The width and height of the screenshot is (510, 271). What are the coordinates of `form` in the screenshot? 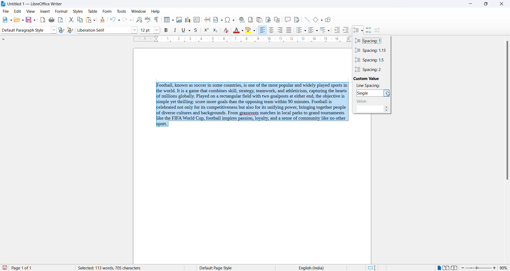 It's located at (106, 11).